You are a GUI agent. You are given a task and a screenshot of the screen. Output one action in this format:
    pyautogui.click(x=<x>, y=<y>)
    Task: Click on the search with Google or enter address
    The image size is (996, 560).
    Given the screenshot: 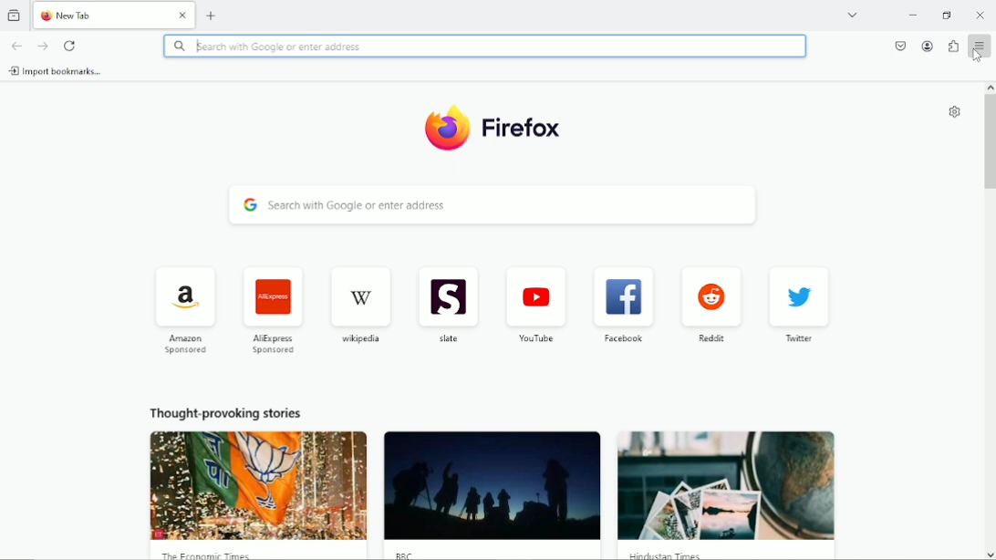 What is the action you would take?
    pyautogui.click(x=486, y=206)
    